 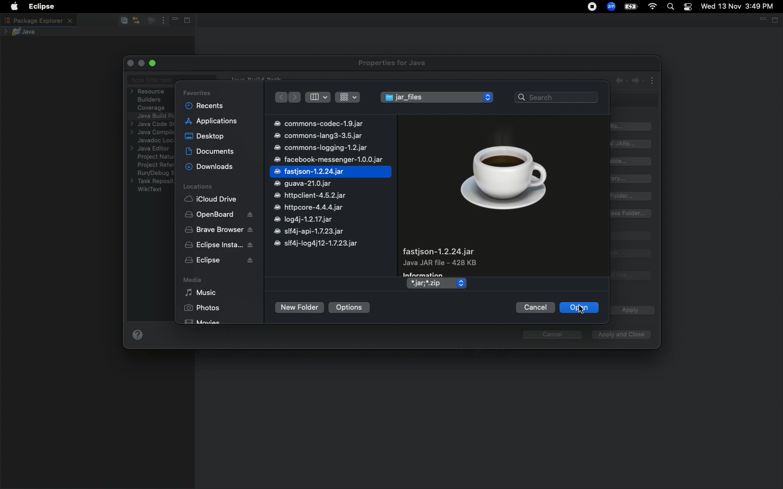 I want to click on Documents, so click(x=211, y=151).